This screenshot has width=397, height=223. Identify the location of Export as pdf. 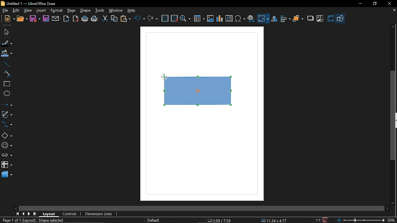
(76, 19).